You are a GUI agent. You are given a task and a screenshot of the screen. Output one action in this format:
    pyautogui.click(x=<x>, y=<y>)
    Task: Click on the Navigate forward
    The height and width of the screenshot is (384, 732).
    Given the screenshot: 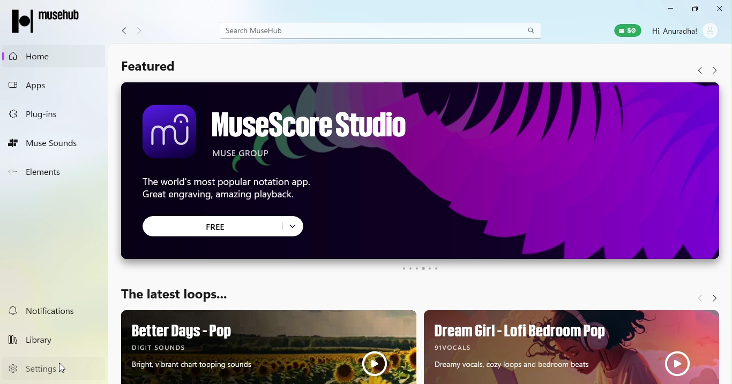 What is the action you would take?
    pyautogui.click(x=714, y=297)
    